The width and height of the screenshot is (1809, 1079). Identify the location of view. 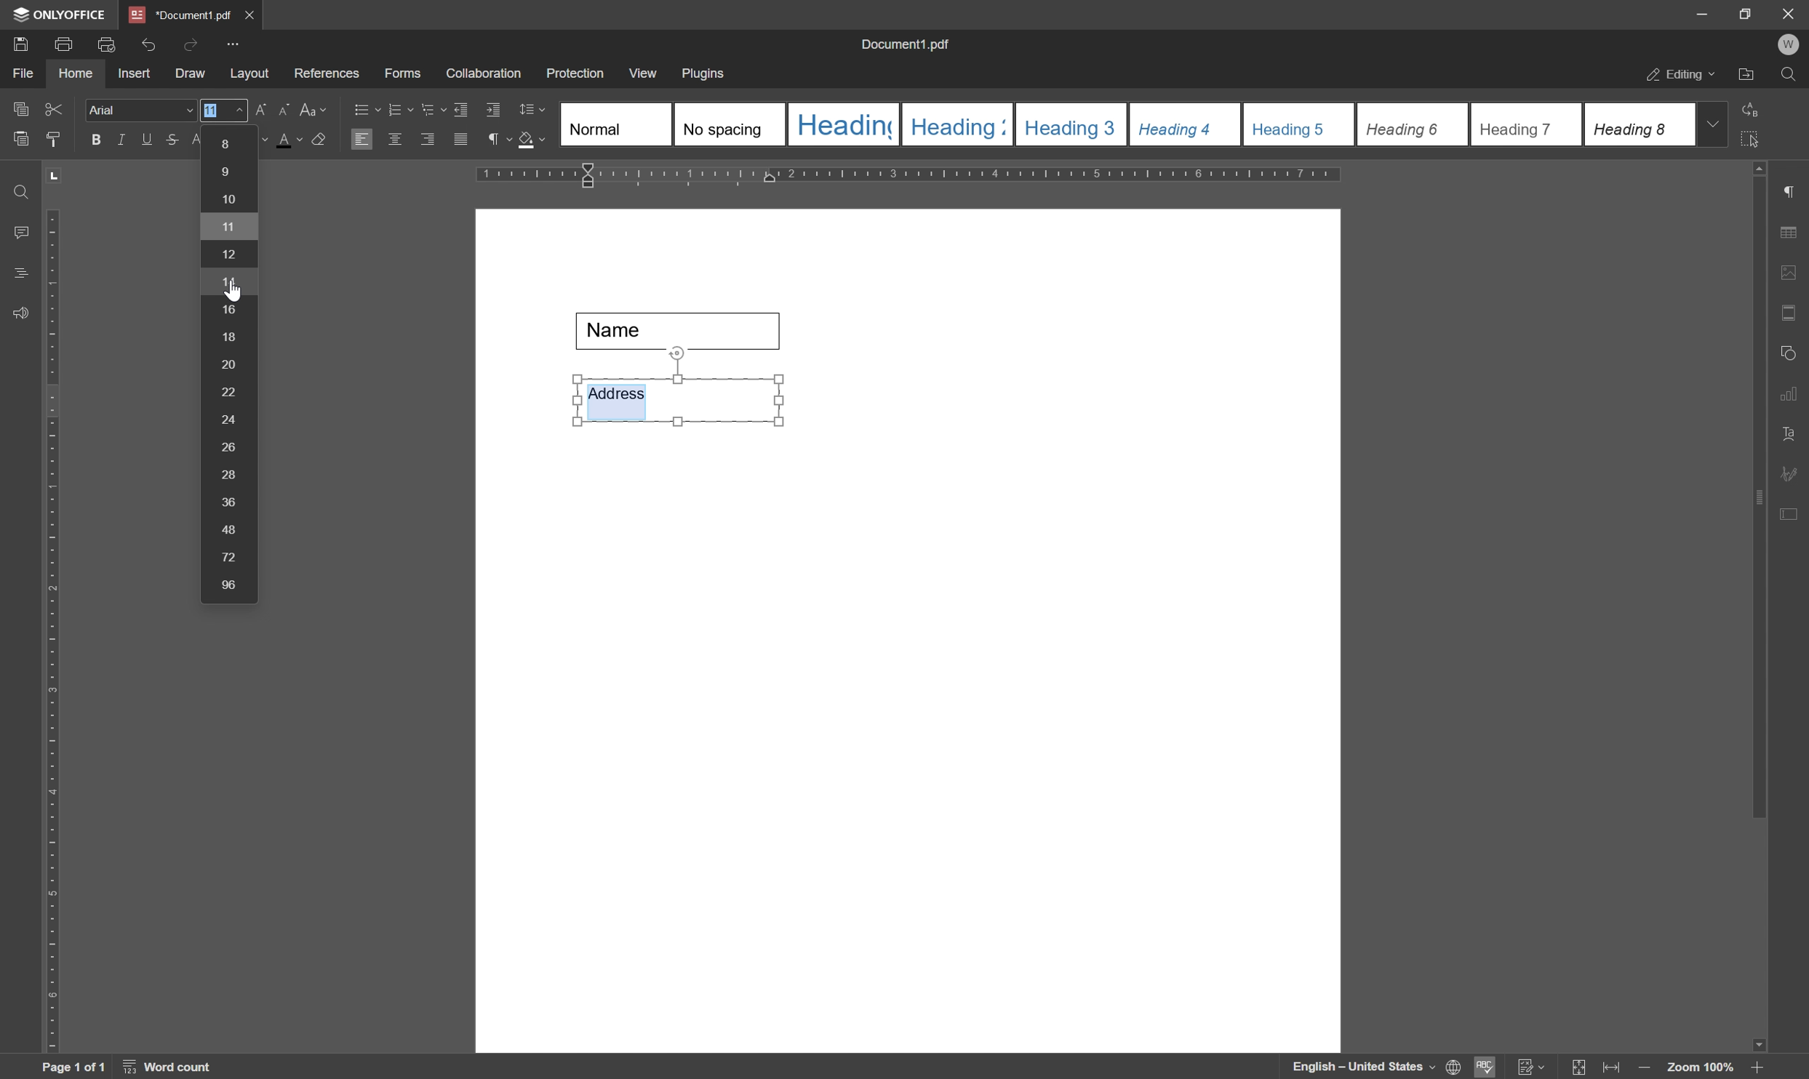
(644, 73).